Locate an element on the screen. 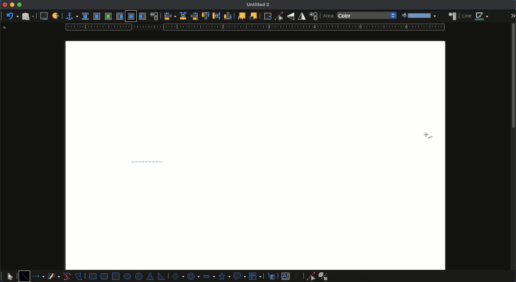 Image resolution: width=516 pixels, height=282 pixels. isosceles triangle is located at coordinates (151, 277).